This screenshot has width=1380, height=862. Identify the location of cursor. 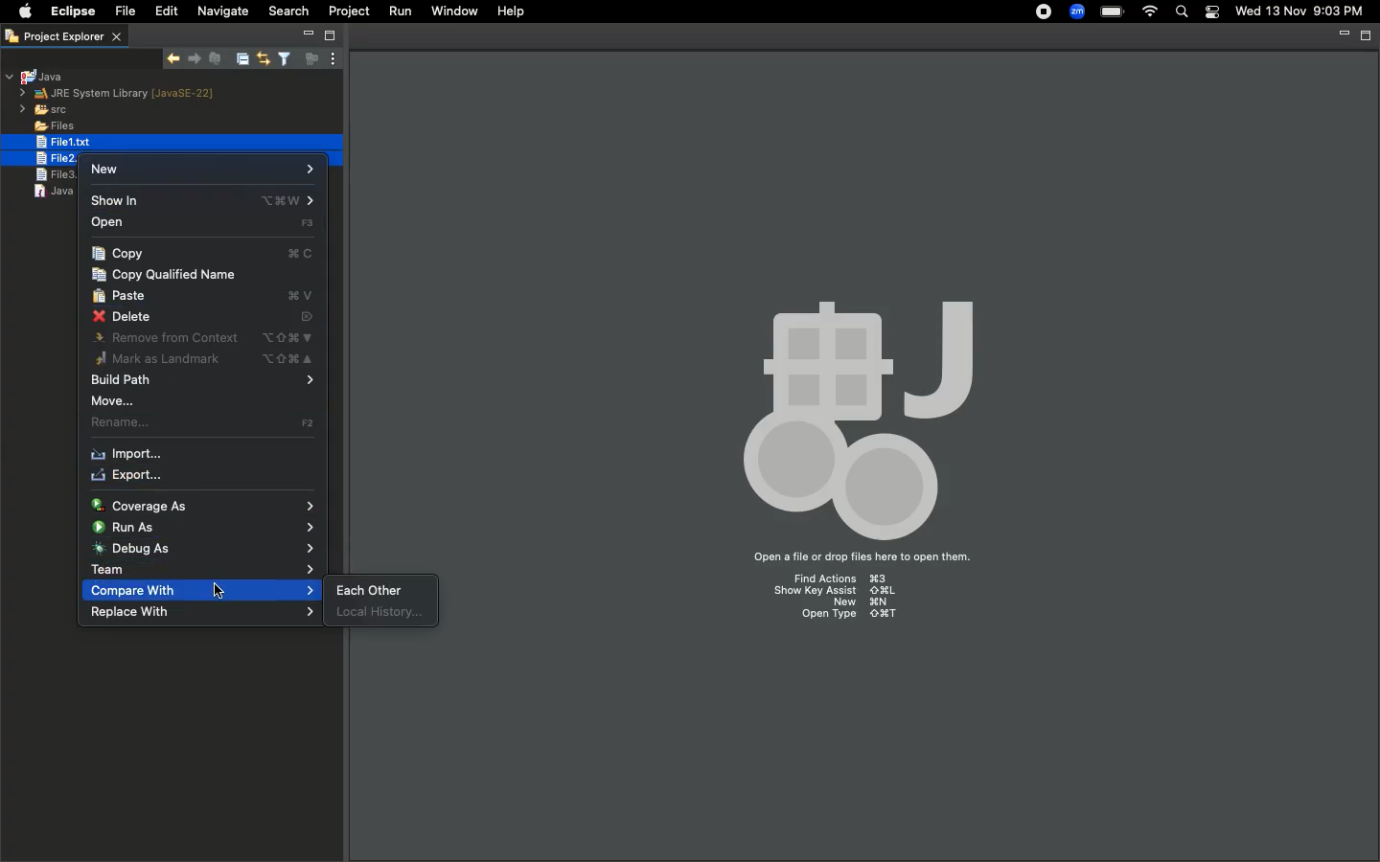
(220, 593).